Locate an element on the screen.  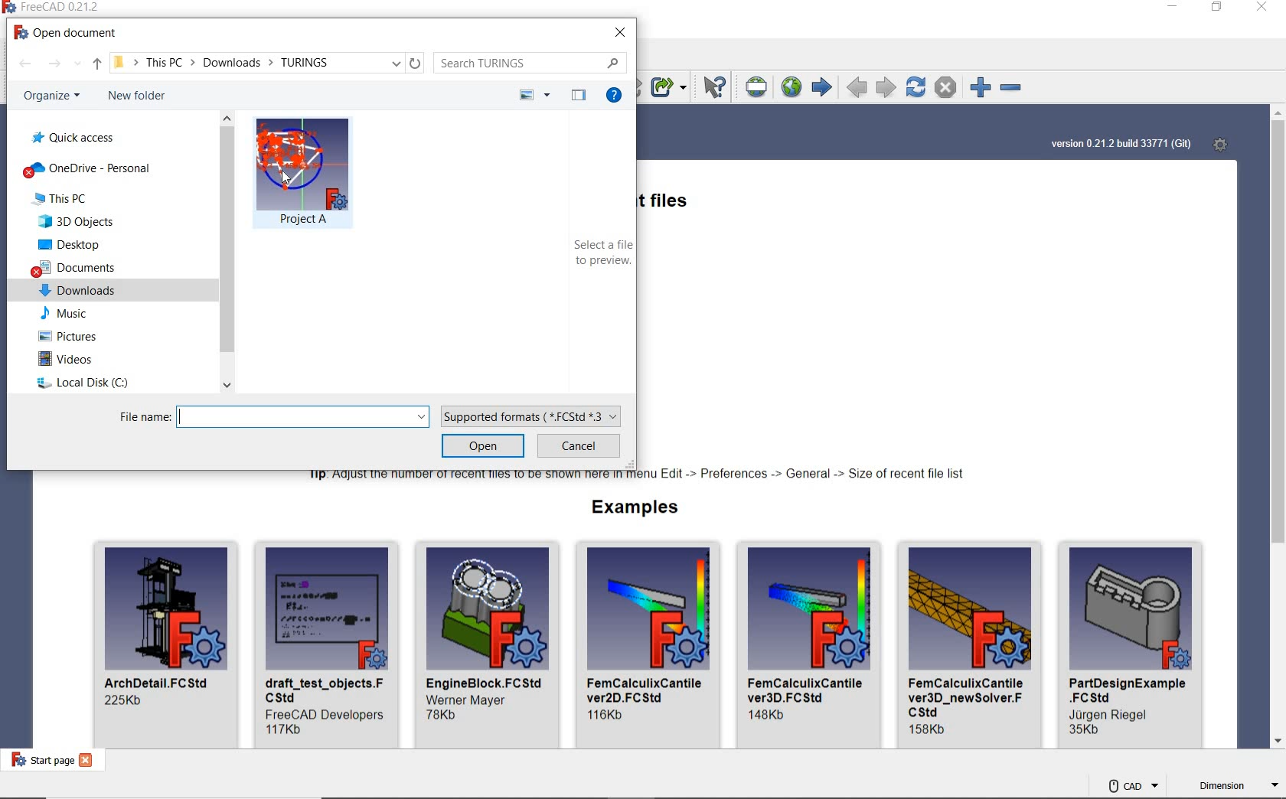
OPEN START PAGE PREFERENCES is located at coordinates (1218, 143).